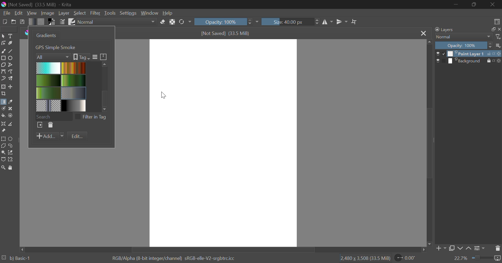 The width and height of the screenshot is (502, 263). Describe the element at coordinates (11, 109) in the screenshot. I see `Smart Patch Tool` at that location.